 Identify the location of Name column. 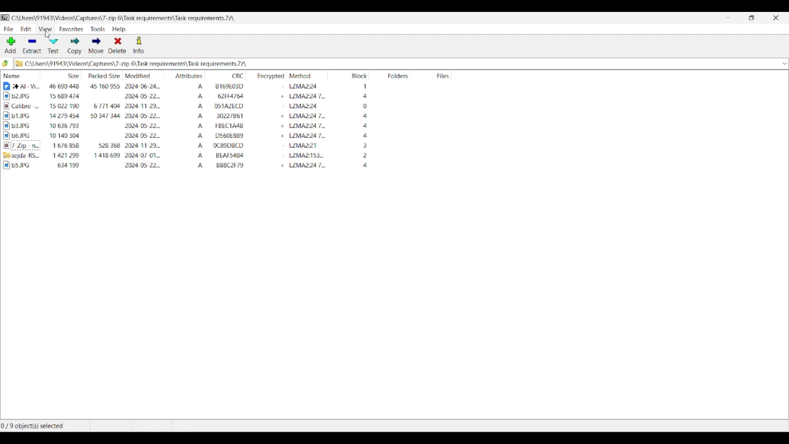
(21, 75).